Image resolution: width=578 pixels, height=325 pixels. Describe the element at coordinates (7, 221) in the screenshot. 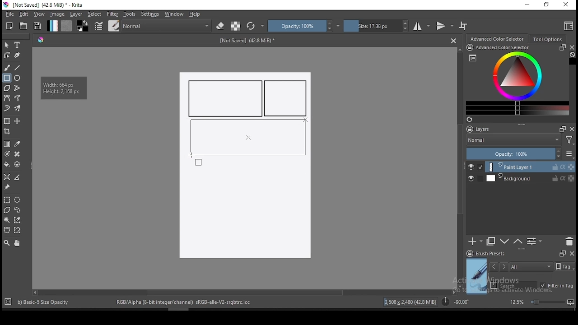

I see `contiguous selection tool` at that location.